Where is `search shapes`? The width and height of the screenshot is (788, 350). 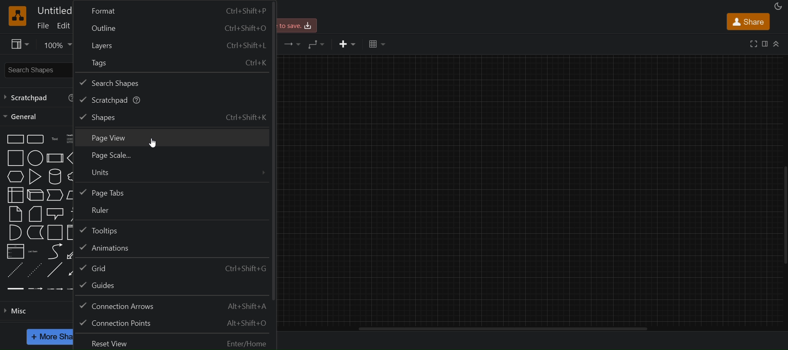
search shapes is located at coordinates (173, 81).